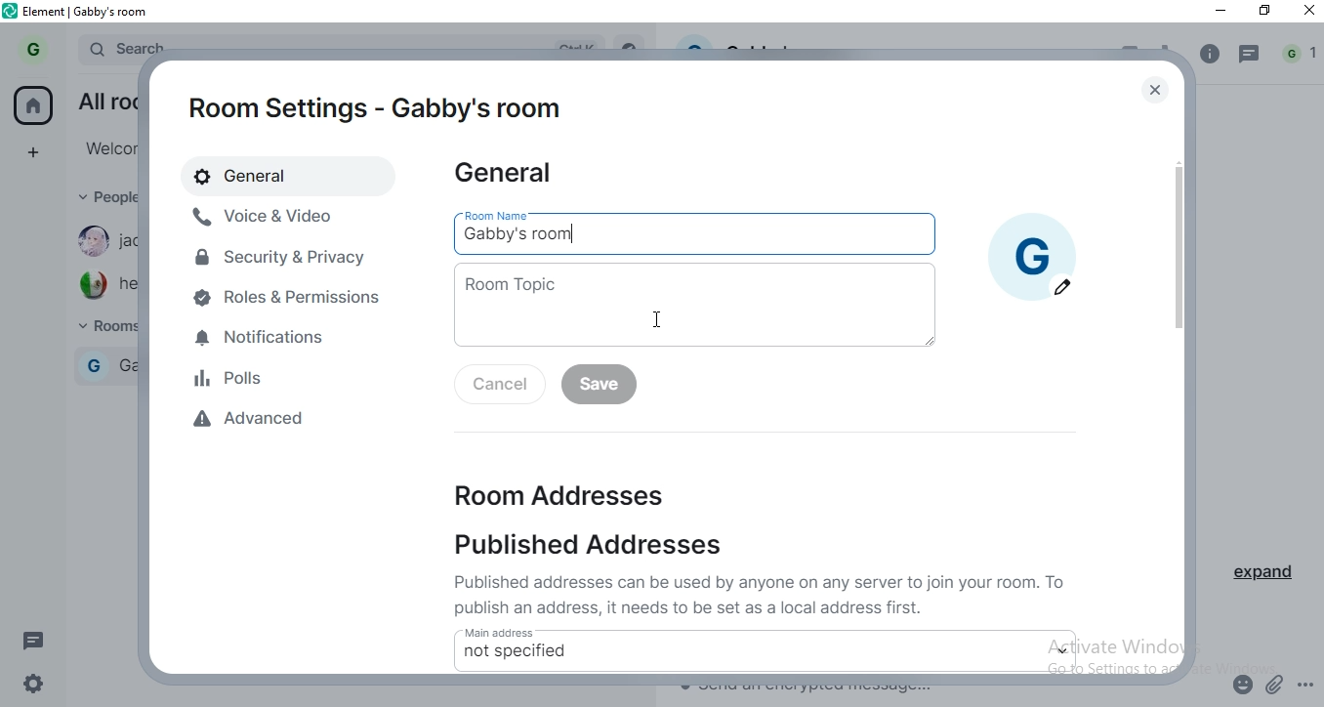 The width and height of the screenshot is (1324, 707). What do you see at coordinates (495, 386) in the screenshot?
I see `cancel` at bounding box center [495, 386].